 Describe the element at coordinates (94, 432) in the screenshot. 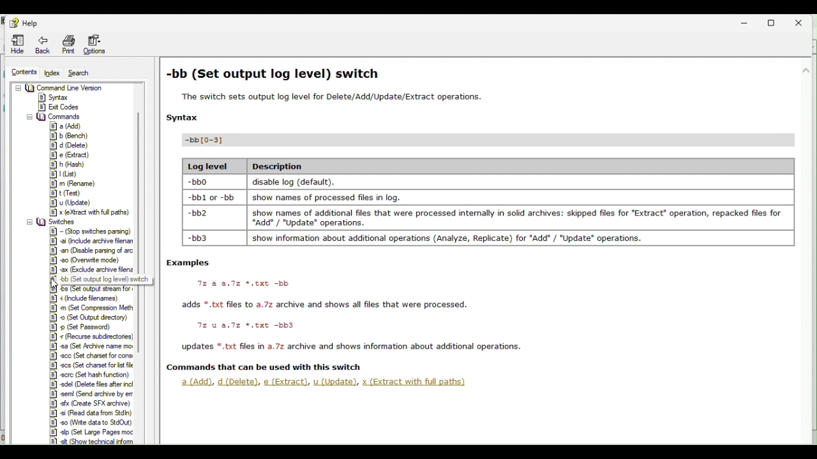

I see `RB] slp (Set Large Pages moc` at that location.